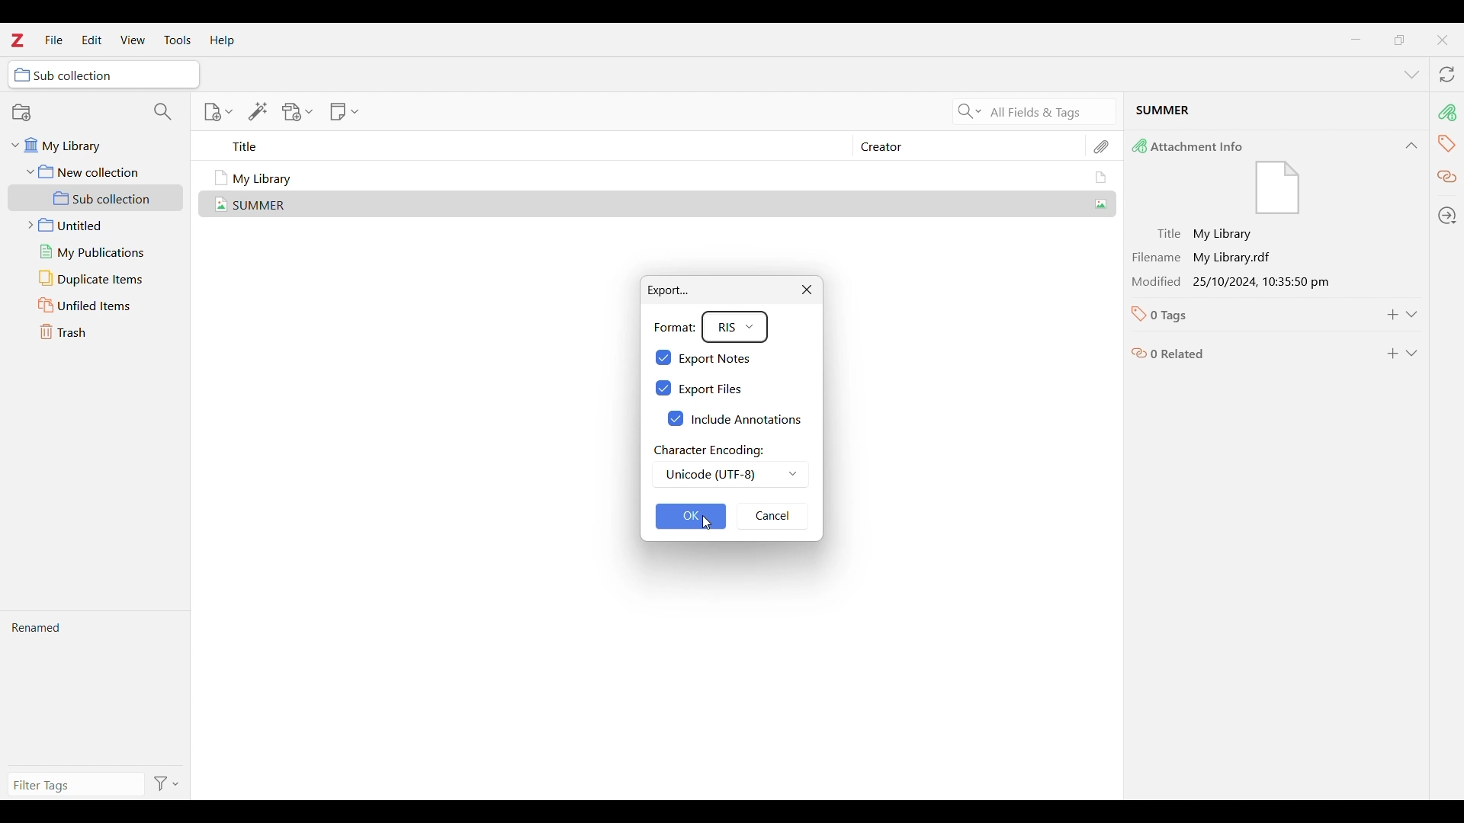 The height and width of the screenshot is (823, 1464). What do you see at coordinates (98, 197) in the screenshot?
I see `Sub collection` at bounding box center [98, 197].